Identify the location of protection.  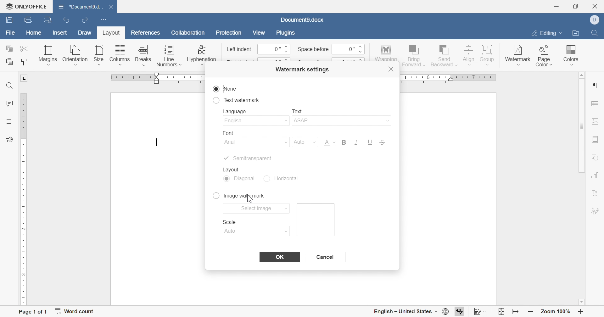
(229, 34).